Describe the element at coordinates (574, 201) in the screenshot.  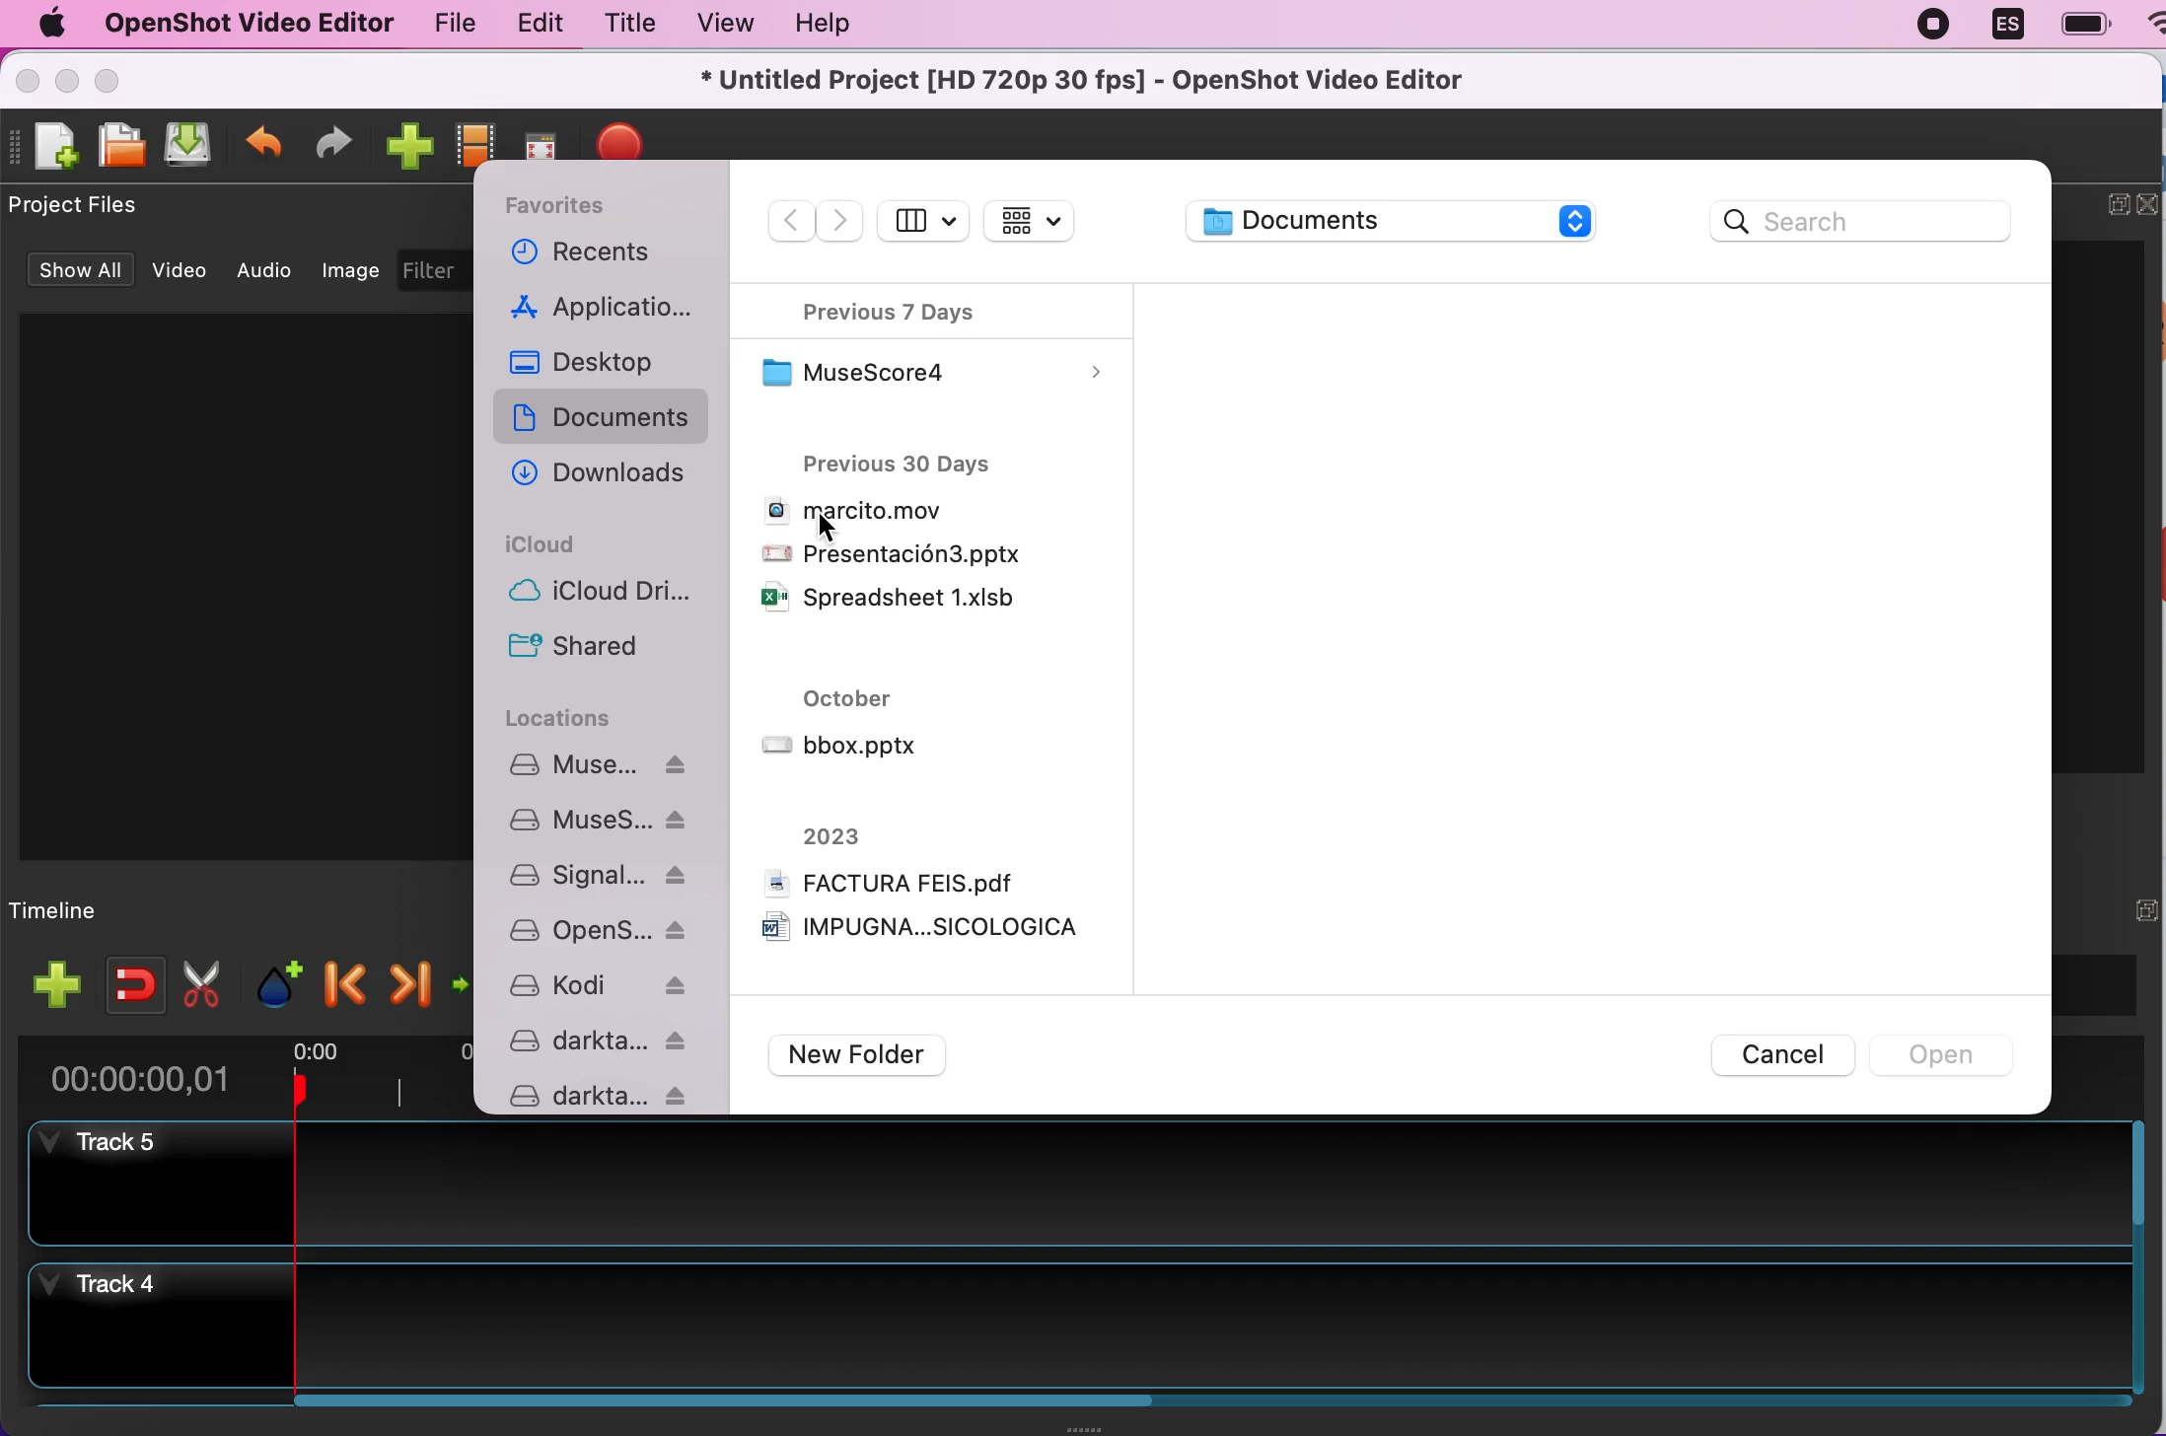
I see `favorites` at that location.